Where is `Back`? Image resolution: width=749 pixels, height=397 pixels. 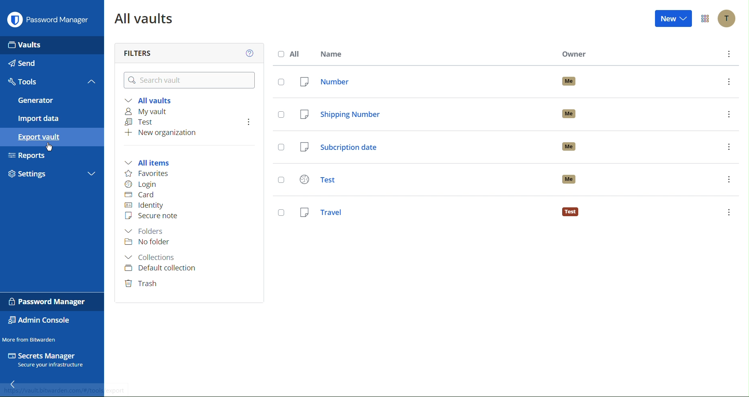 Back is located at coordinates (16, 386).